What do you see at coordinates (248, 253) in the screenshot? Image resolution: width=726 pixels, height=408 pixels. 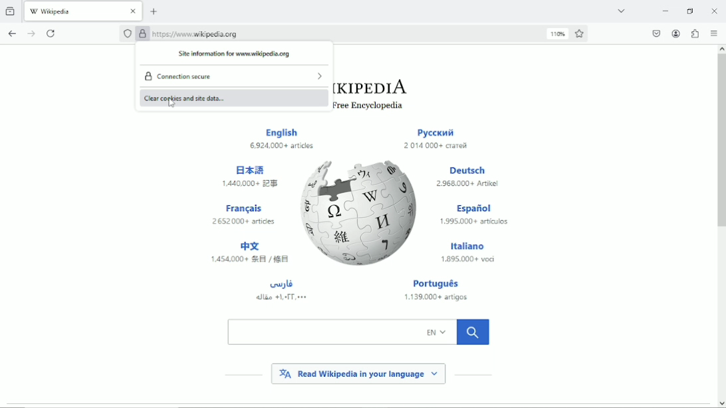 I see `foreign language` at bounding box center [248, 253].